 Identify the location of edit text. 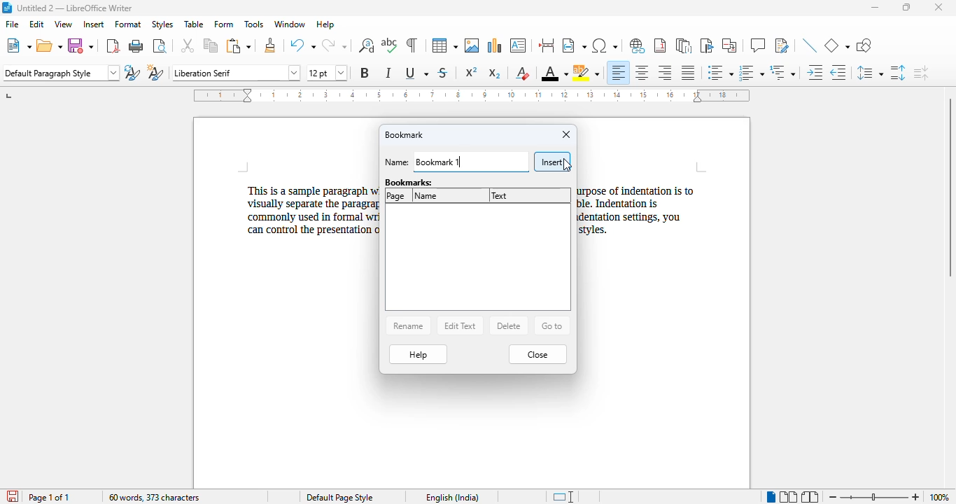
(460, 325).